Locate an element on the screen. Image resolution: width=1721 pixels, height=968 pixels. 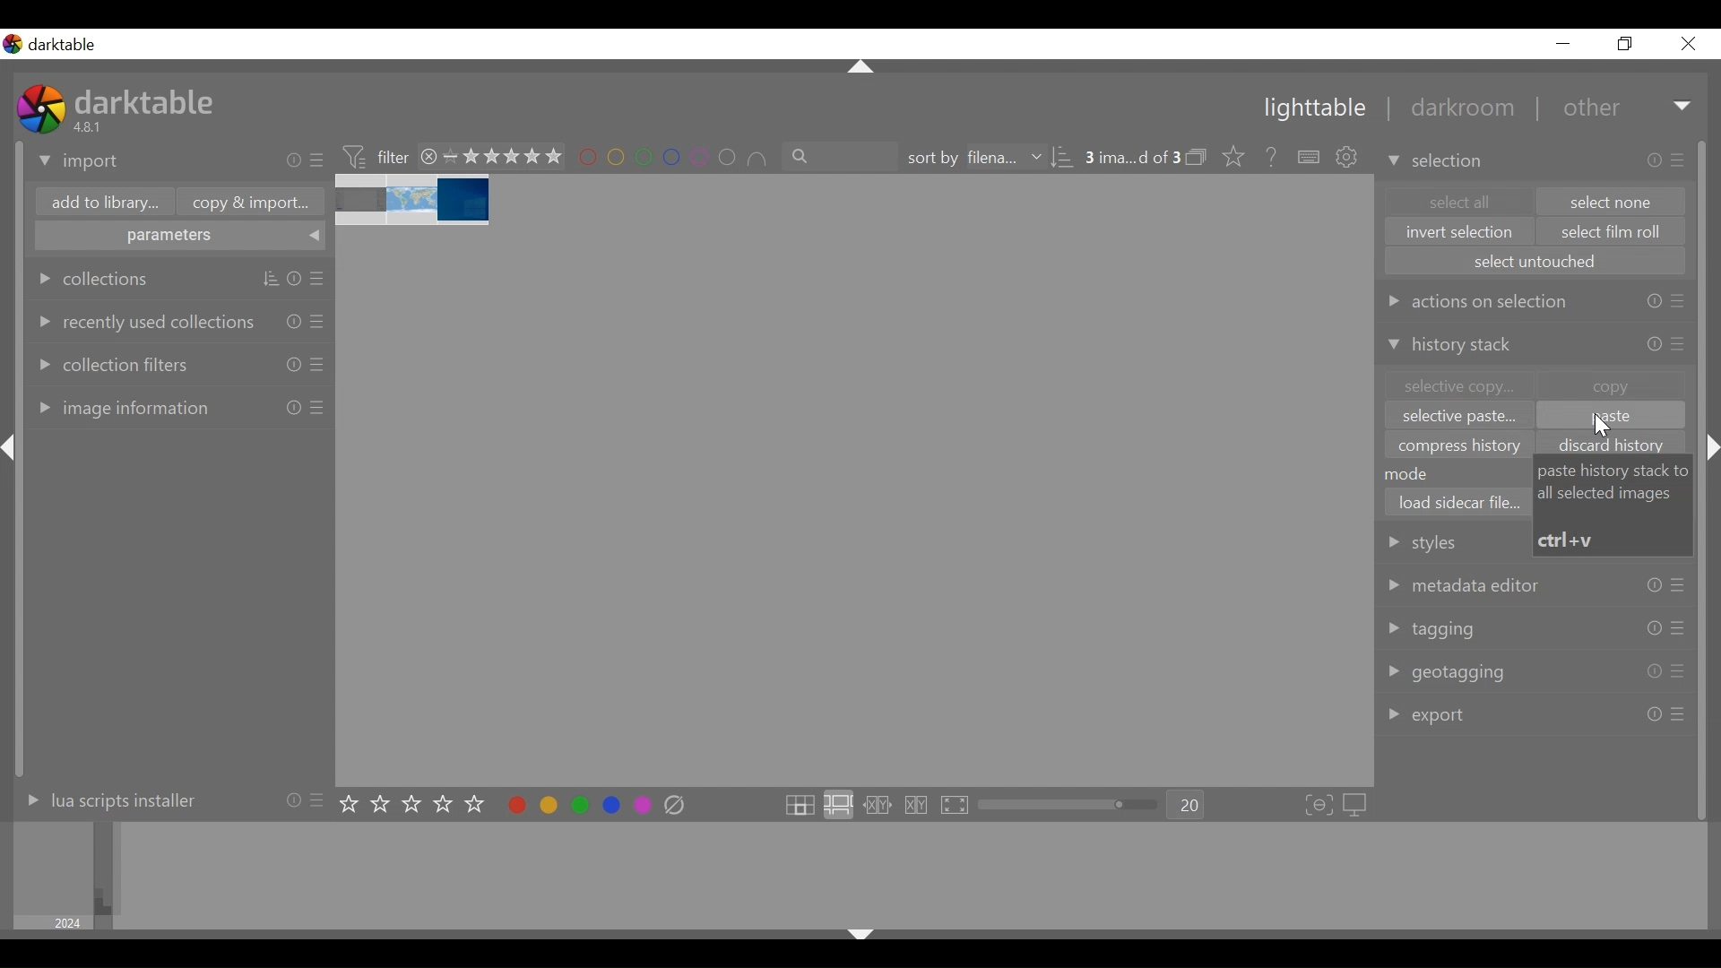
info is located at coordinates (1654, 628).